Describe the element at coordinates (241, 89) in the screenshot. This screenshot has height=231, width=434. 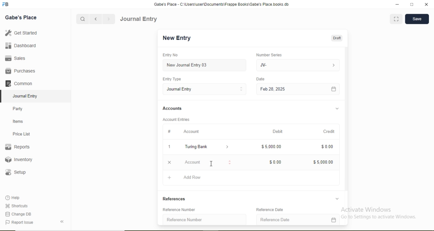
I see `Stepper Buttons` at that location.